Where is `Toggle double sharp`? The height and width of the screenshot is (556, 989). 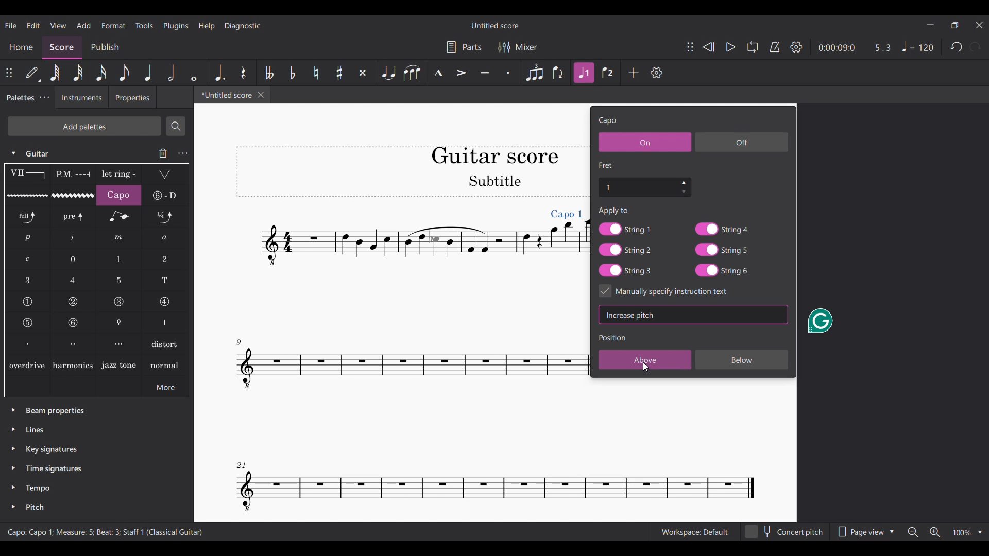 Toggle double sharp is located at coordinates (363, 73).